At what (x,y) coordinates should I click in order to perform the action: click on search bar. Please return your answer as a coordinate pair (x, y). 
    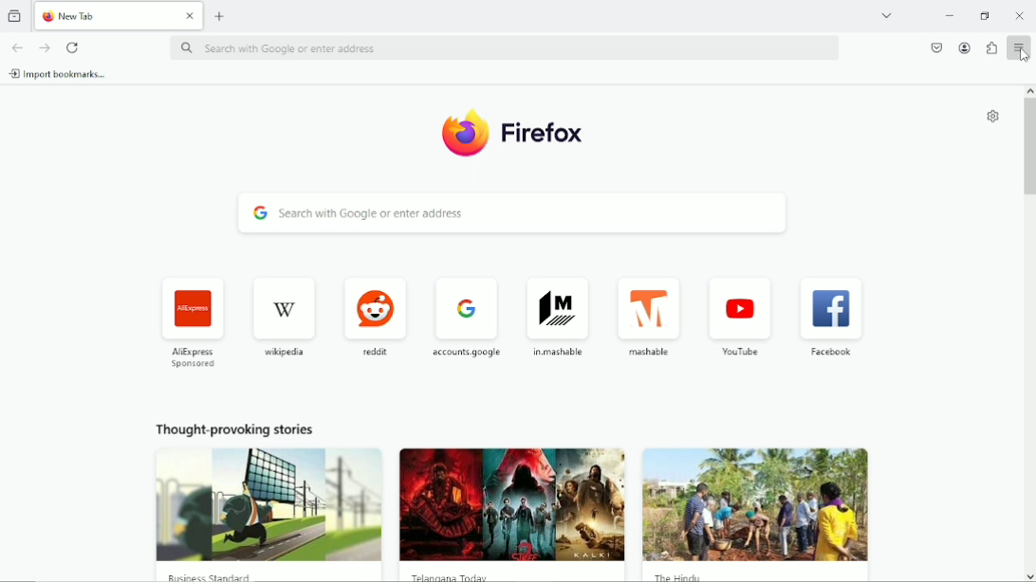
    Looking at the image, I should click on (507, 46).